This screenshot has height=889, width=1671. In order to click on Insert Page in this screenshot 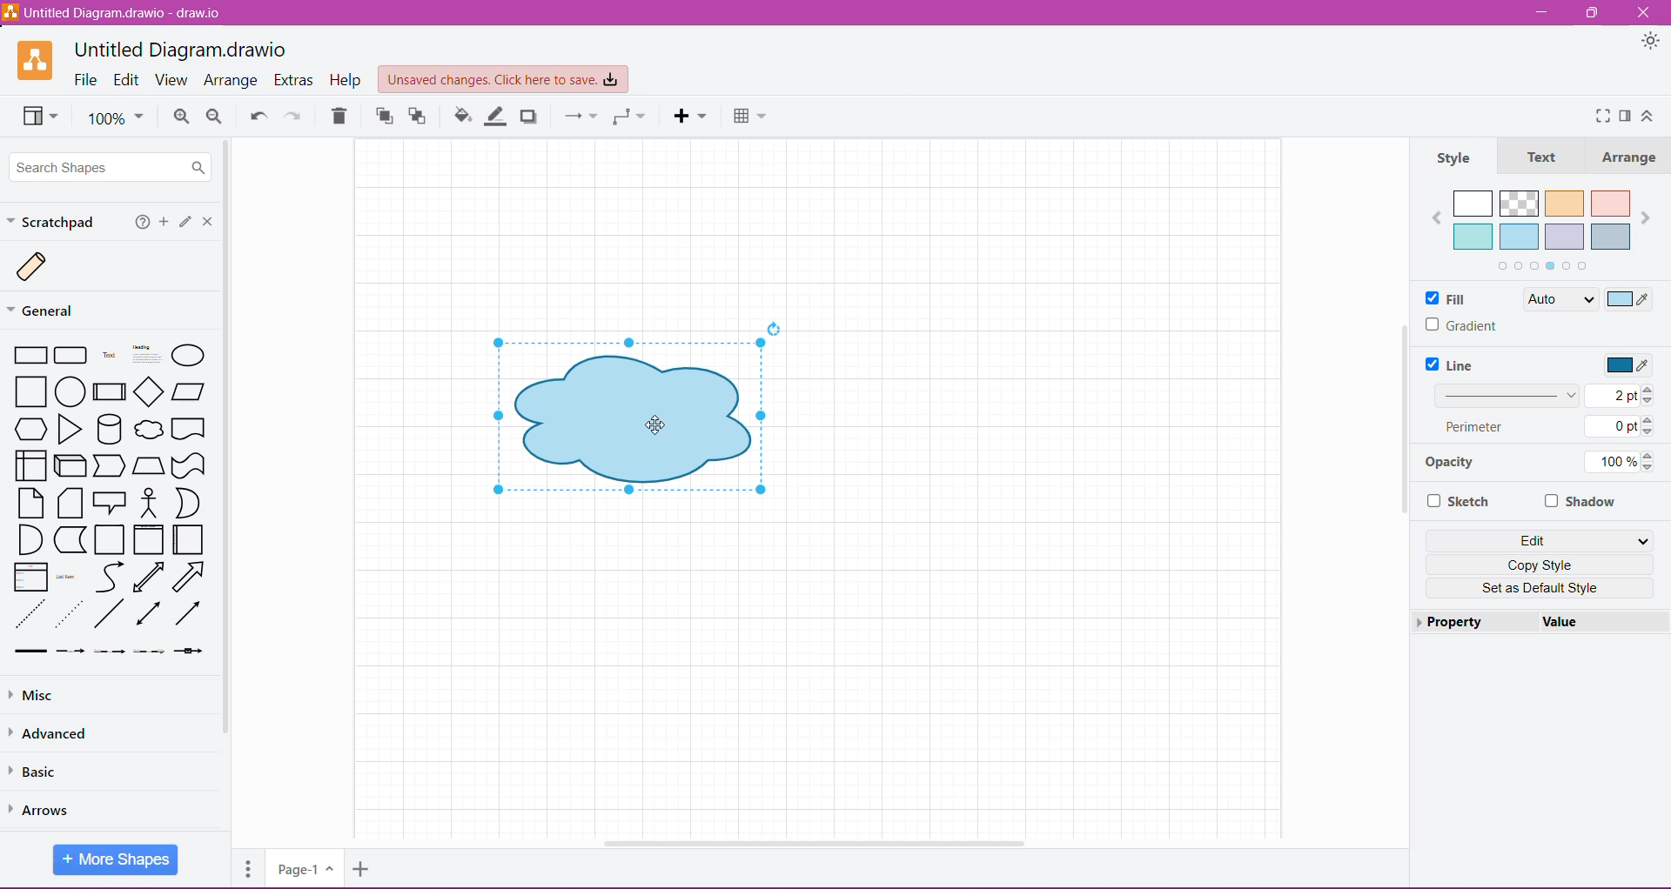, I will do `click(364, 868)`.